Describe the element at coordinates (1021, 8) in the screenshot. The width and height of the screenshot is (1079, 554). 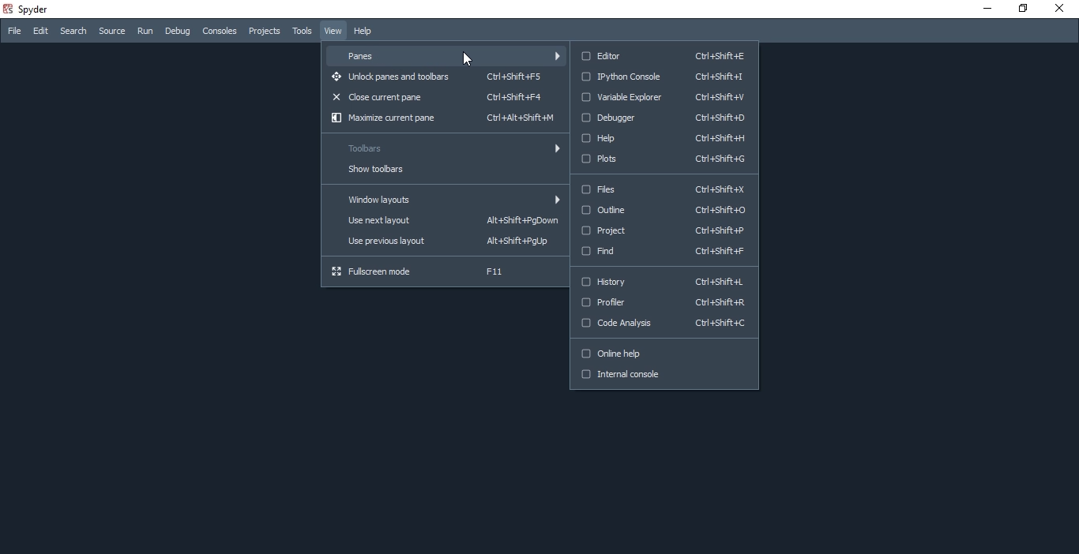
I see `restore` at that location.